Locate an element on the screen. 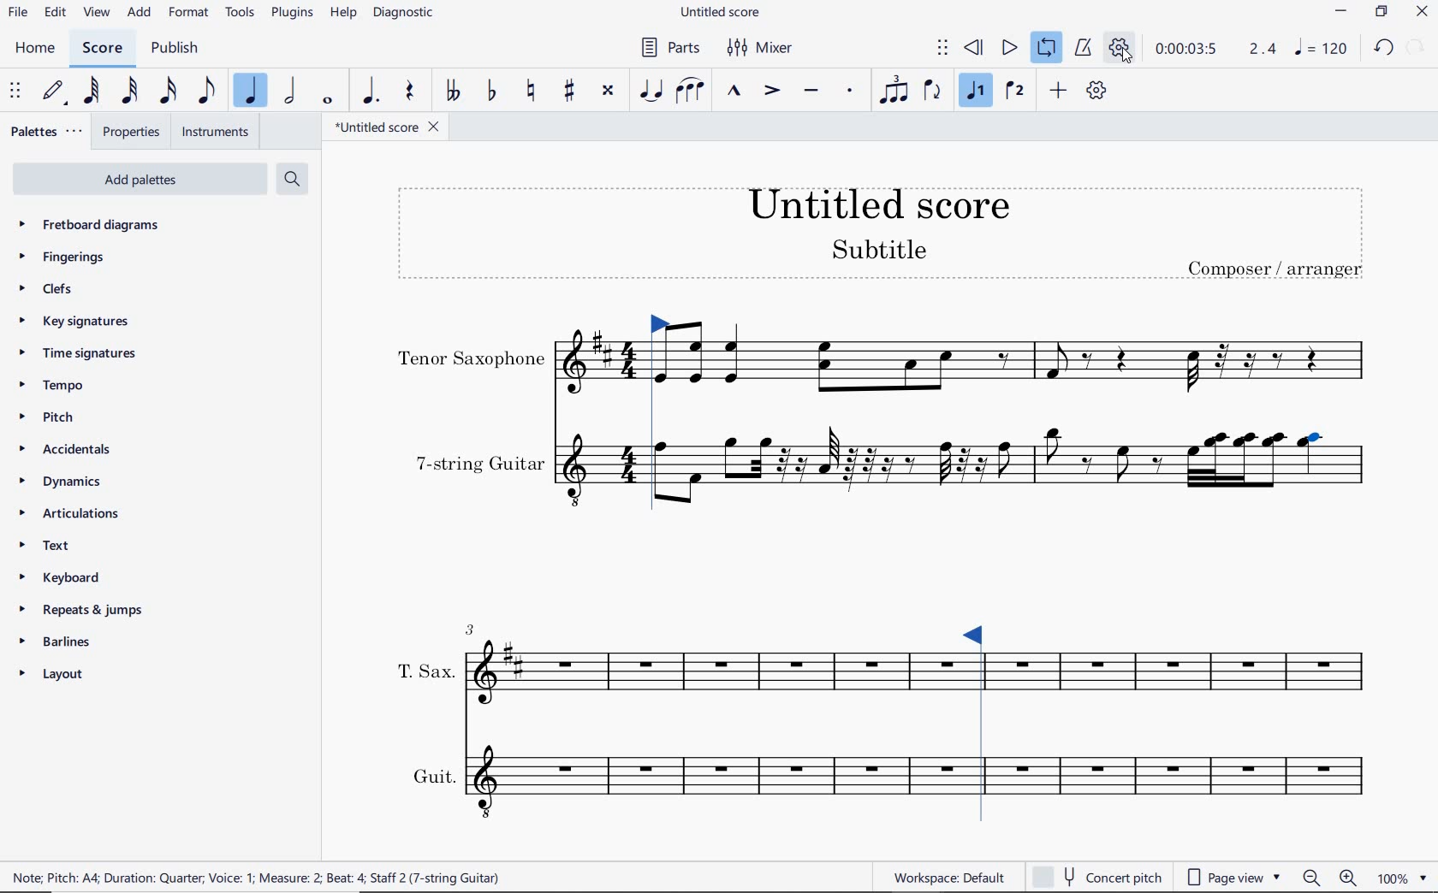 The image size is (1438, 893). ACCIDENTALS is located at coordinates (62, 452).